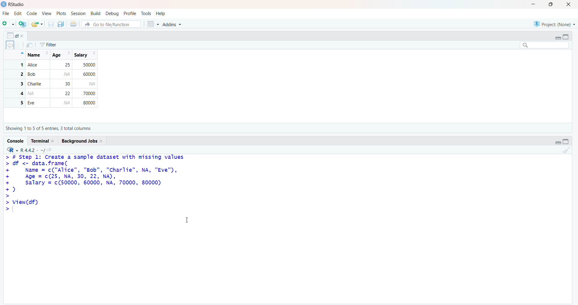 This screenshot has height=305, width=578. Describe the element at coordinates (16, 35) in the screenshot. I see `df` at that location.